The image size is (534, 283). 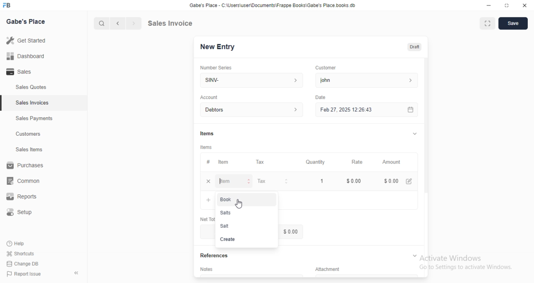 I want to click on common, so click(x=24, y=181).